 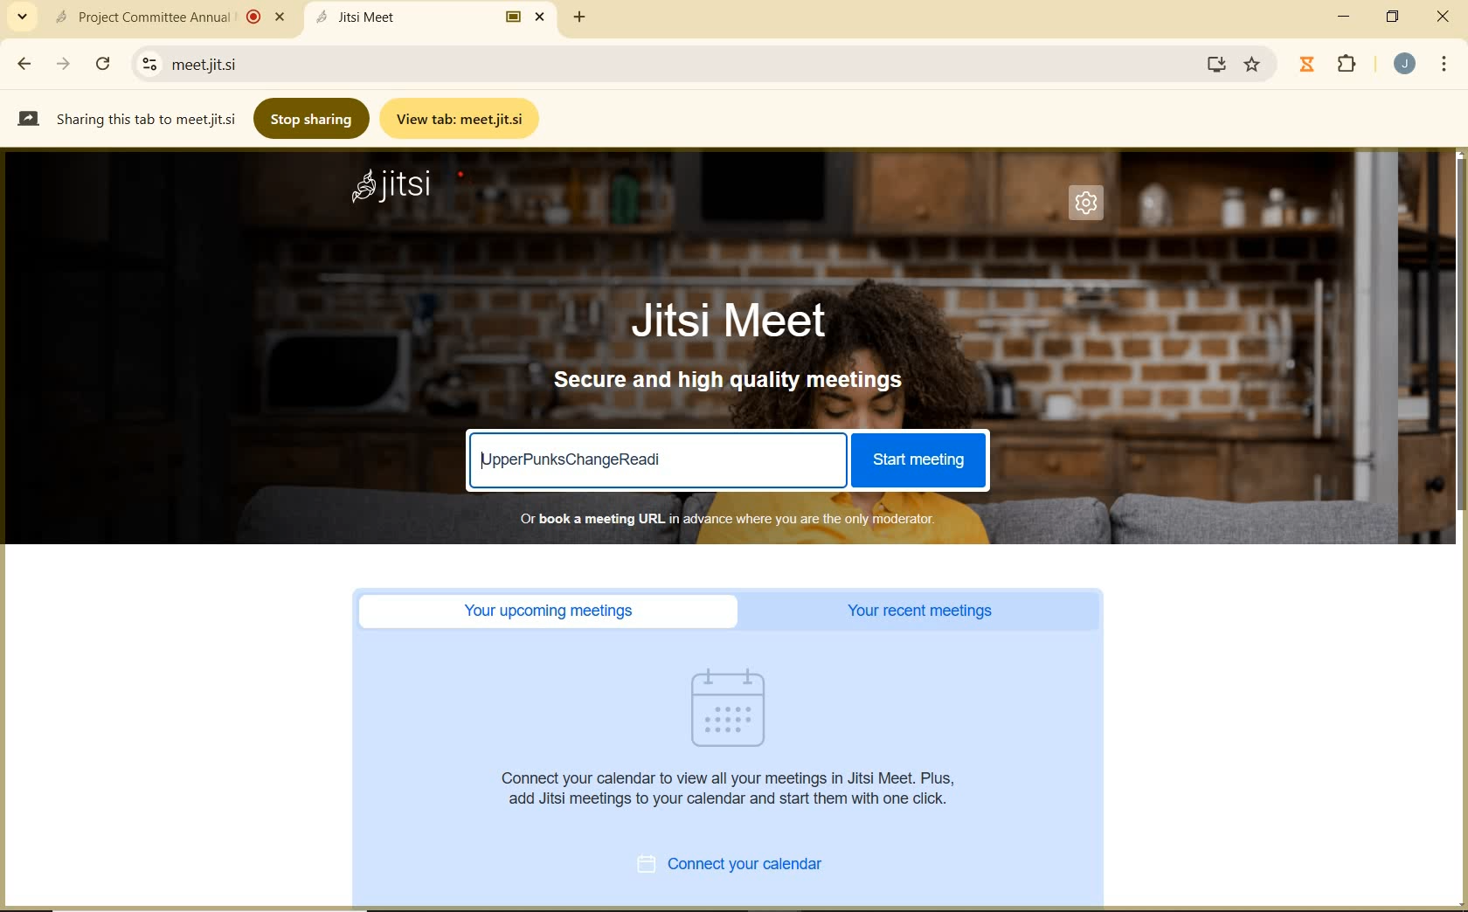 What do you see at coordinates (1254, 65) in the screenshot?
I see `bookmark` at bounding box center [1254, 65].